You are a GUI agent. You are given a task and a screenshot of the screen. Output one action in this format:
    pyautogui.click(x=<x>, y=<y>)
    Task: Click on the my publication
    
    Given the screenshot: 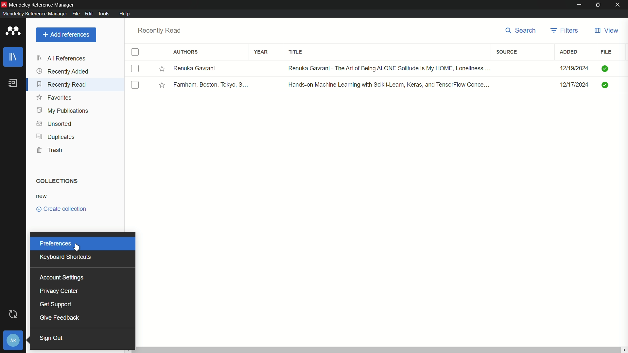 What is the action you would take?
    pyautogui.click(x=61, y=110)
    